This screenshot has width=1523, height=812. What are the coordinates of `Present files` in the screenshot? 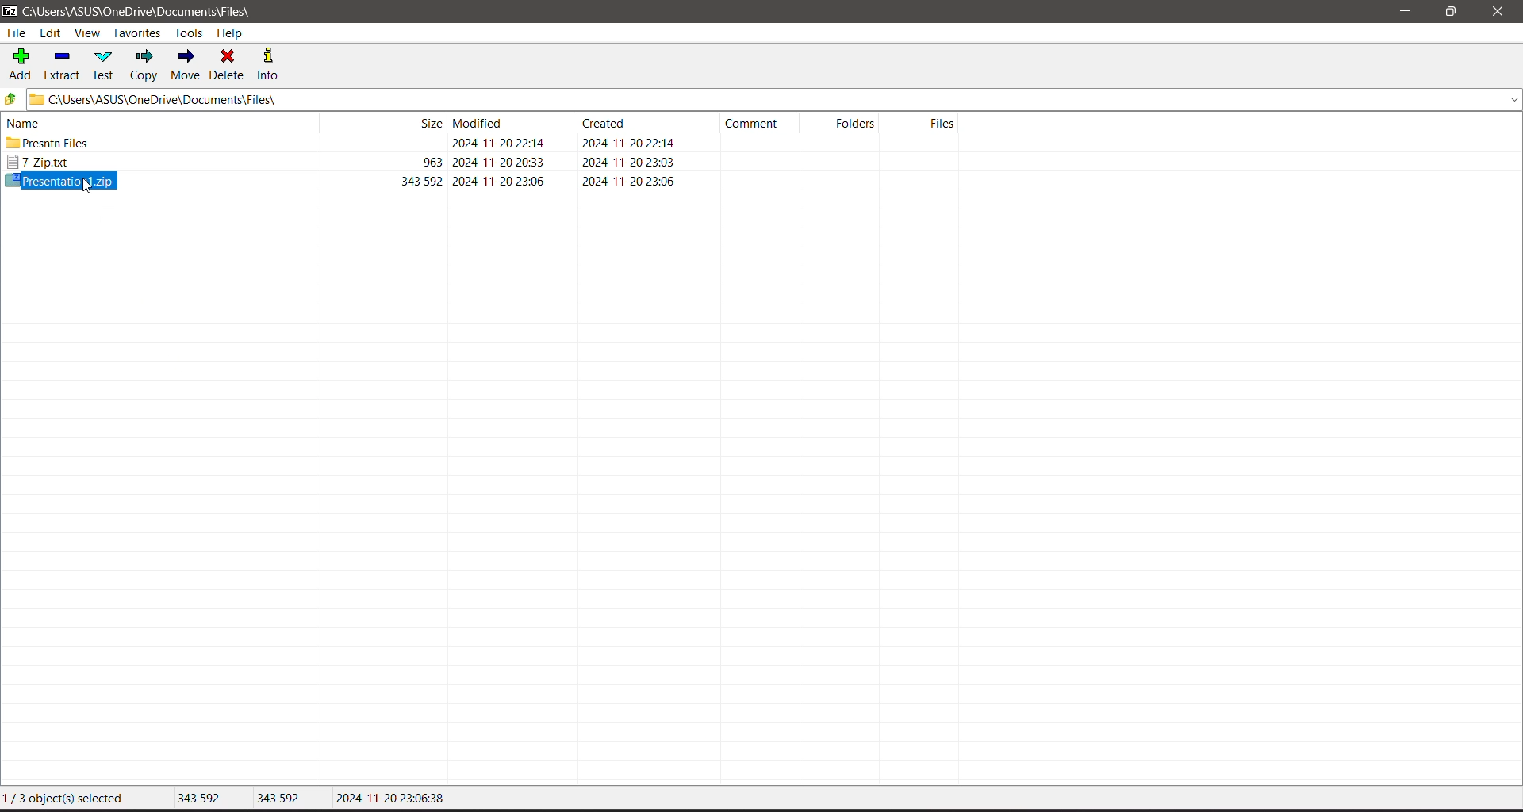 It's located at (343, 144).